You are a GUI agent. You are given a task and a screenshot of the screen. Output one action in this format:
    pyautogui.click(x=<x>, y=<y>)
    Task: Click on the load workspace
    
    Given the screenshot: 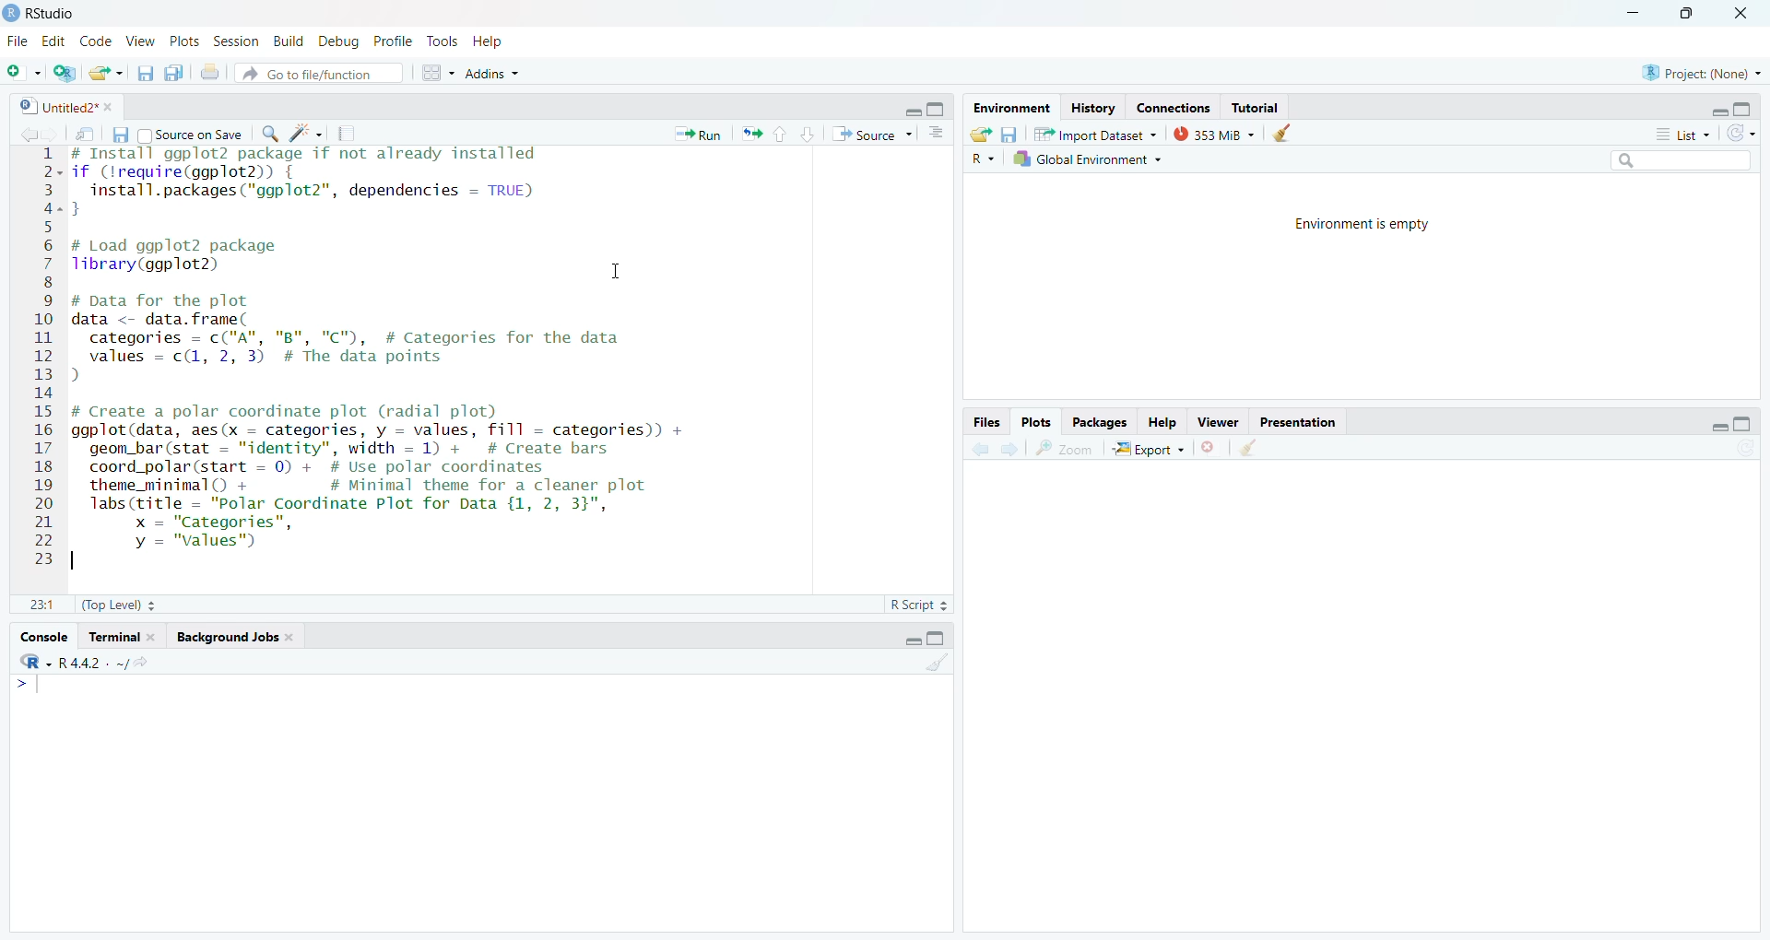 What is the action you would take?
    pyautogui.click(x=983, y=135)
    